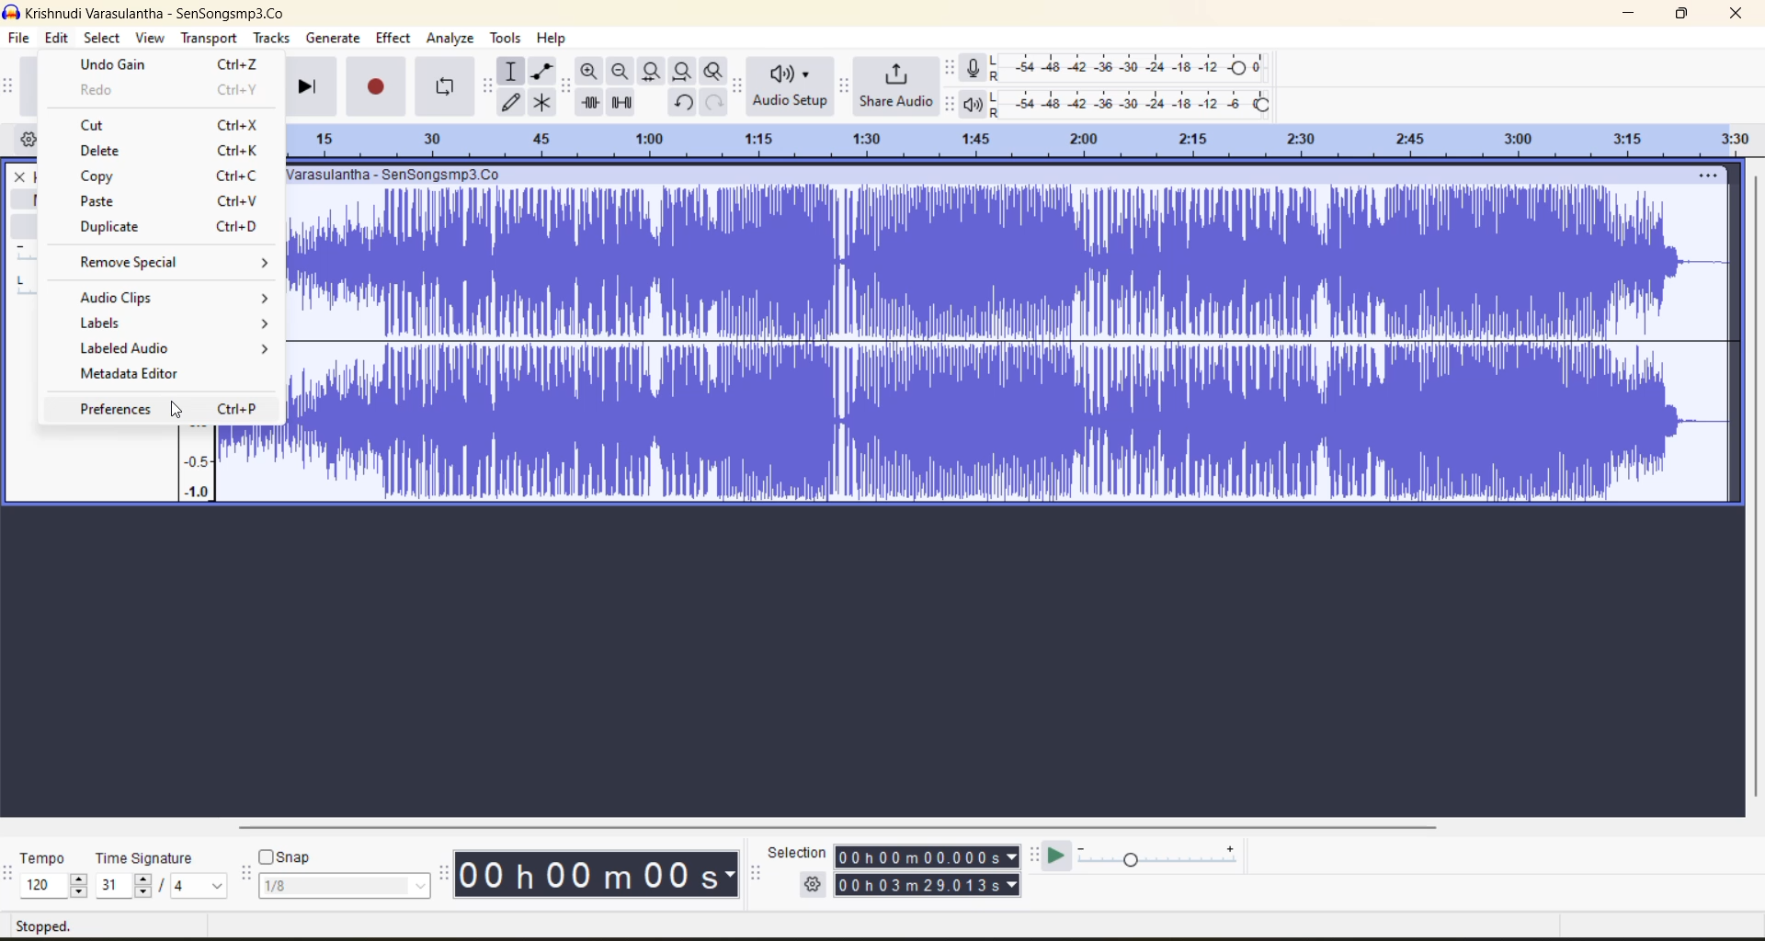 Image resolution: width=1765 pixels, height=941 pixels. Describe the element at coordinates (12, 876) in the screenshot. I see `tempo toolbar` at that location.